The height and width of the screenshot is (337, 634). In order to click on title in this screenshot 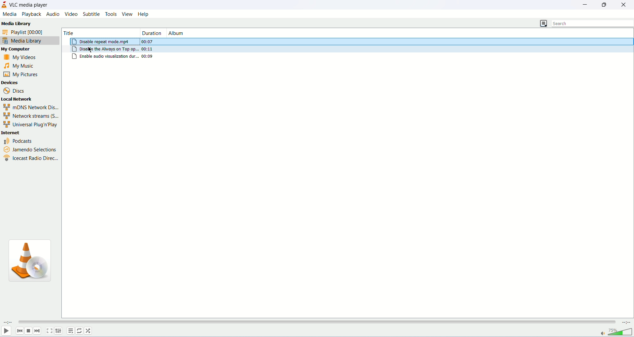, I will do `click(93, 32)`.